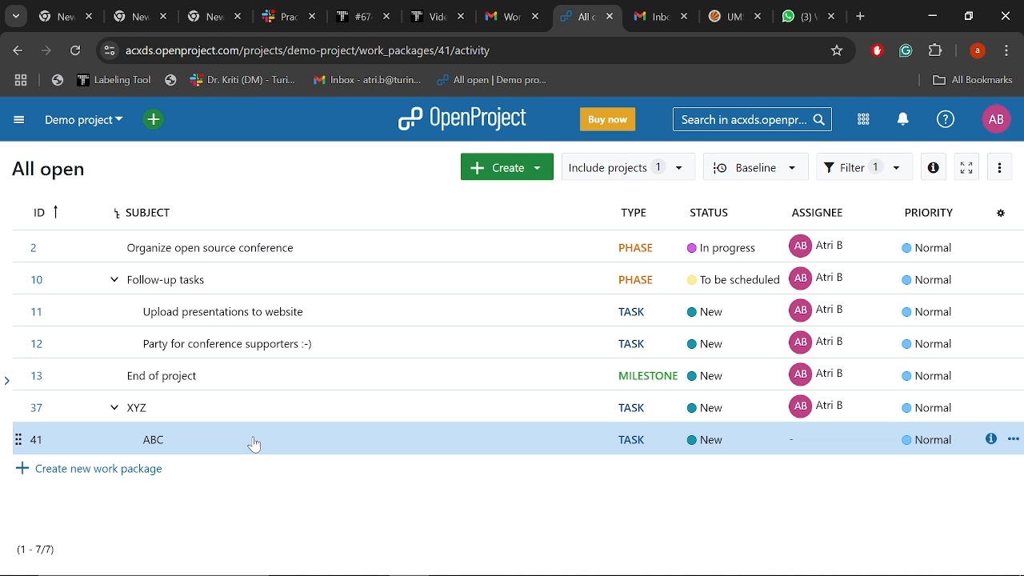  Describe the element at coordinates (14, 17) in the screenshot. I see `Search tabs` at that location.